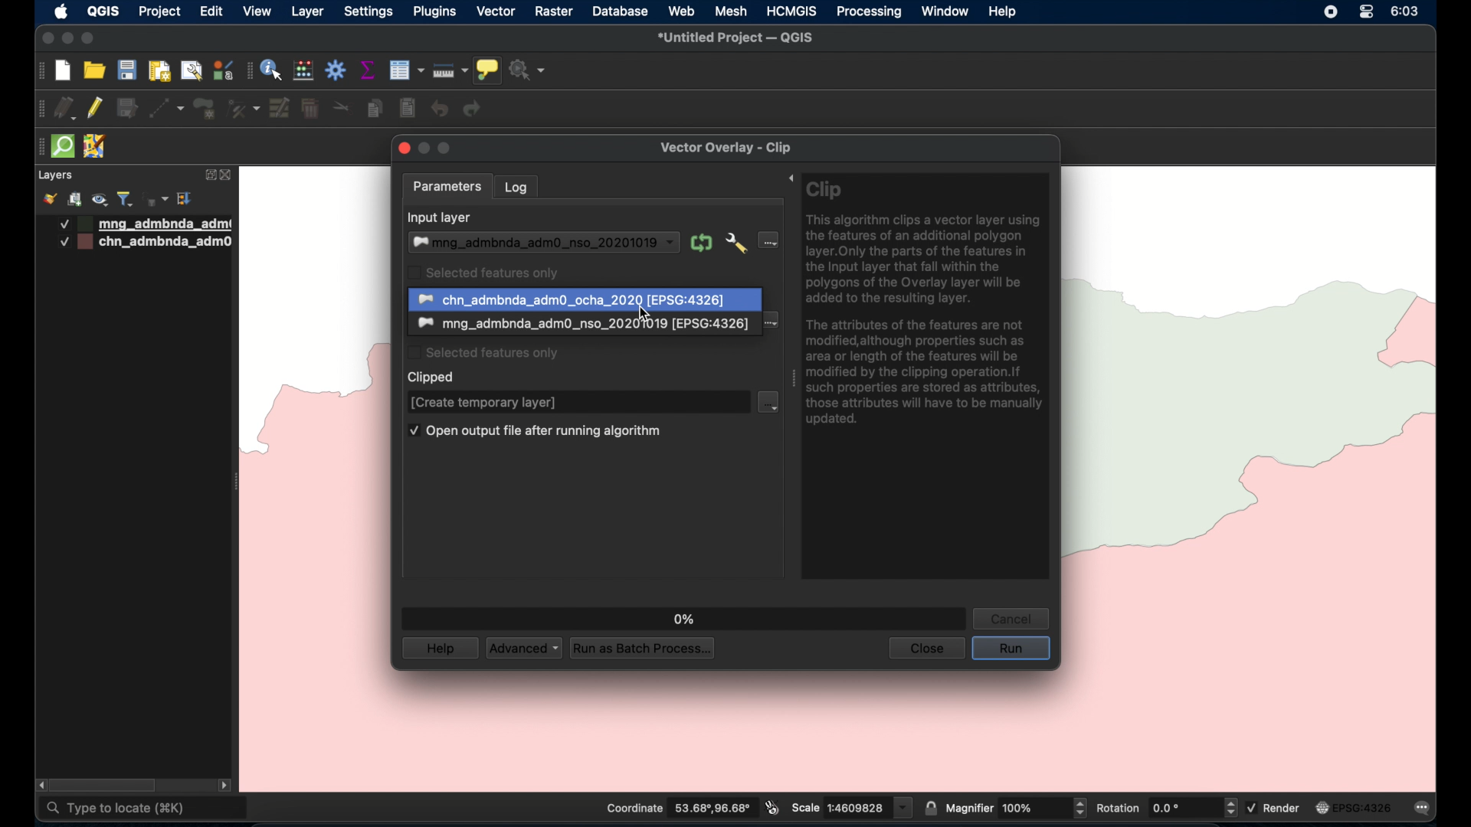 The image size is (1471, 827). What do you see at coordinates (280, 109) in the screenshot?
I see `modify attributes` at bounding box center [280, 109].